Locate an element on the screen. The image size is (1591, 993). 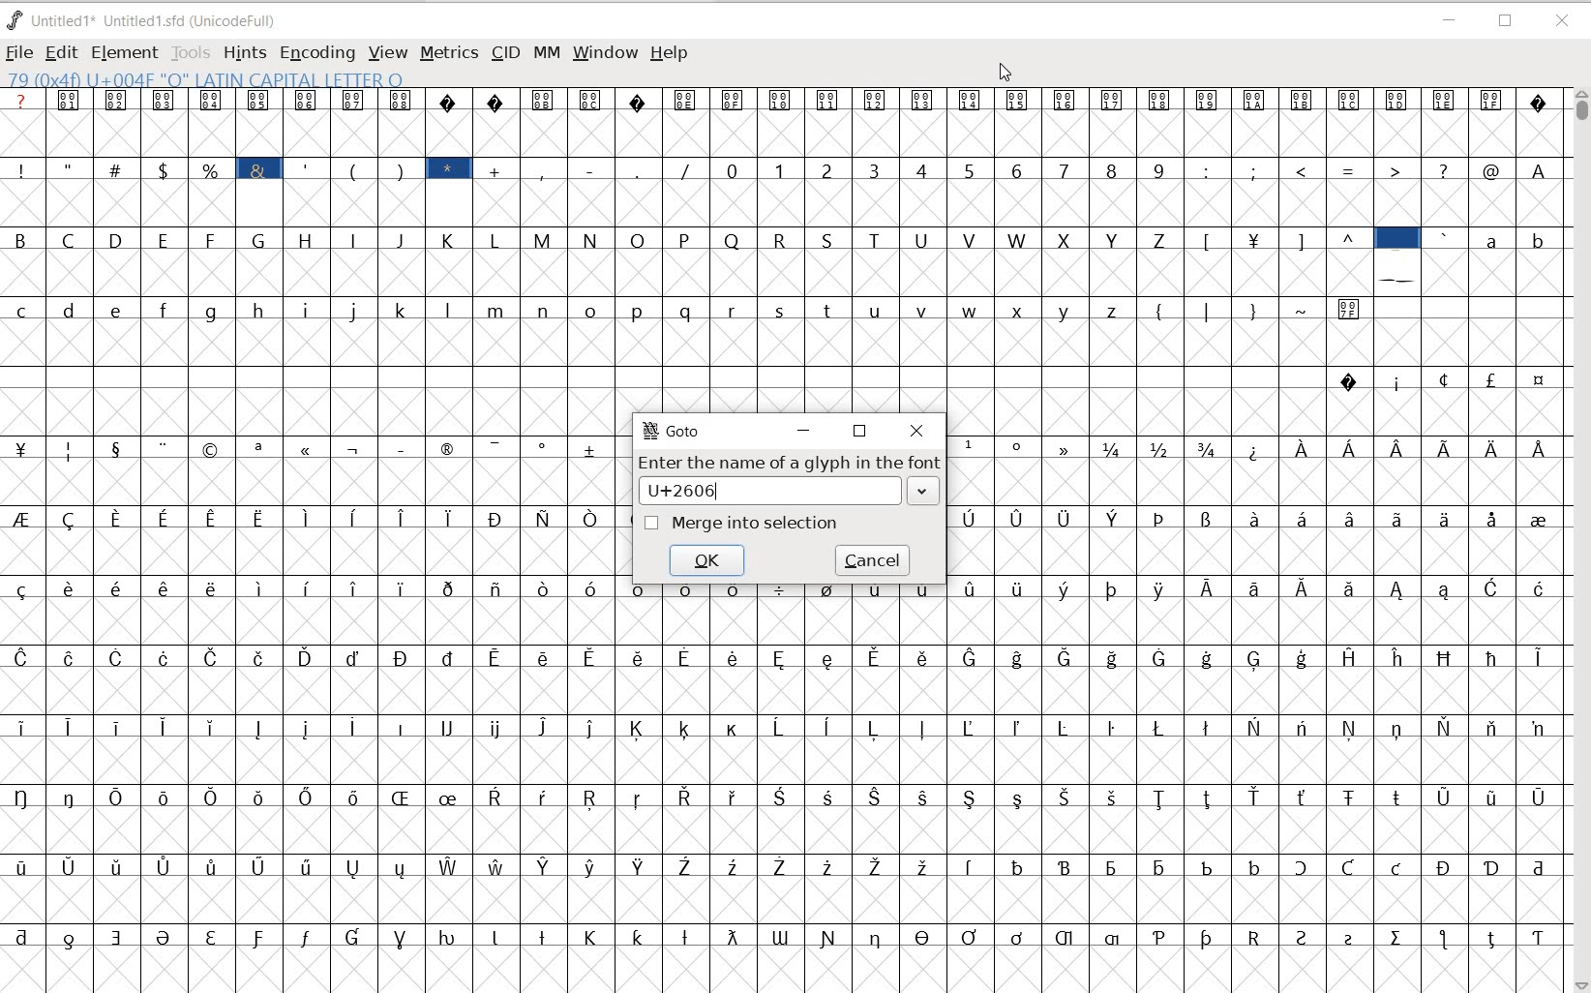
EDIT is located at coordinates (60, 54).